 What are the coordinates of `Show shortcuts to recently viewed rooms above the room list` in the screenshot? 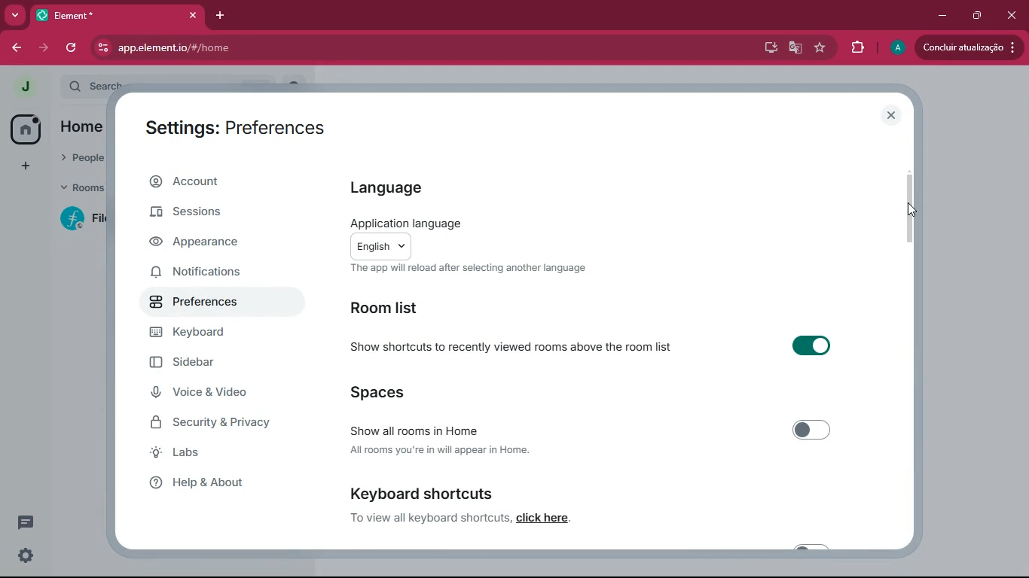 It's located at (594, 347).